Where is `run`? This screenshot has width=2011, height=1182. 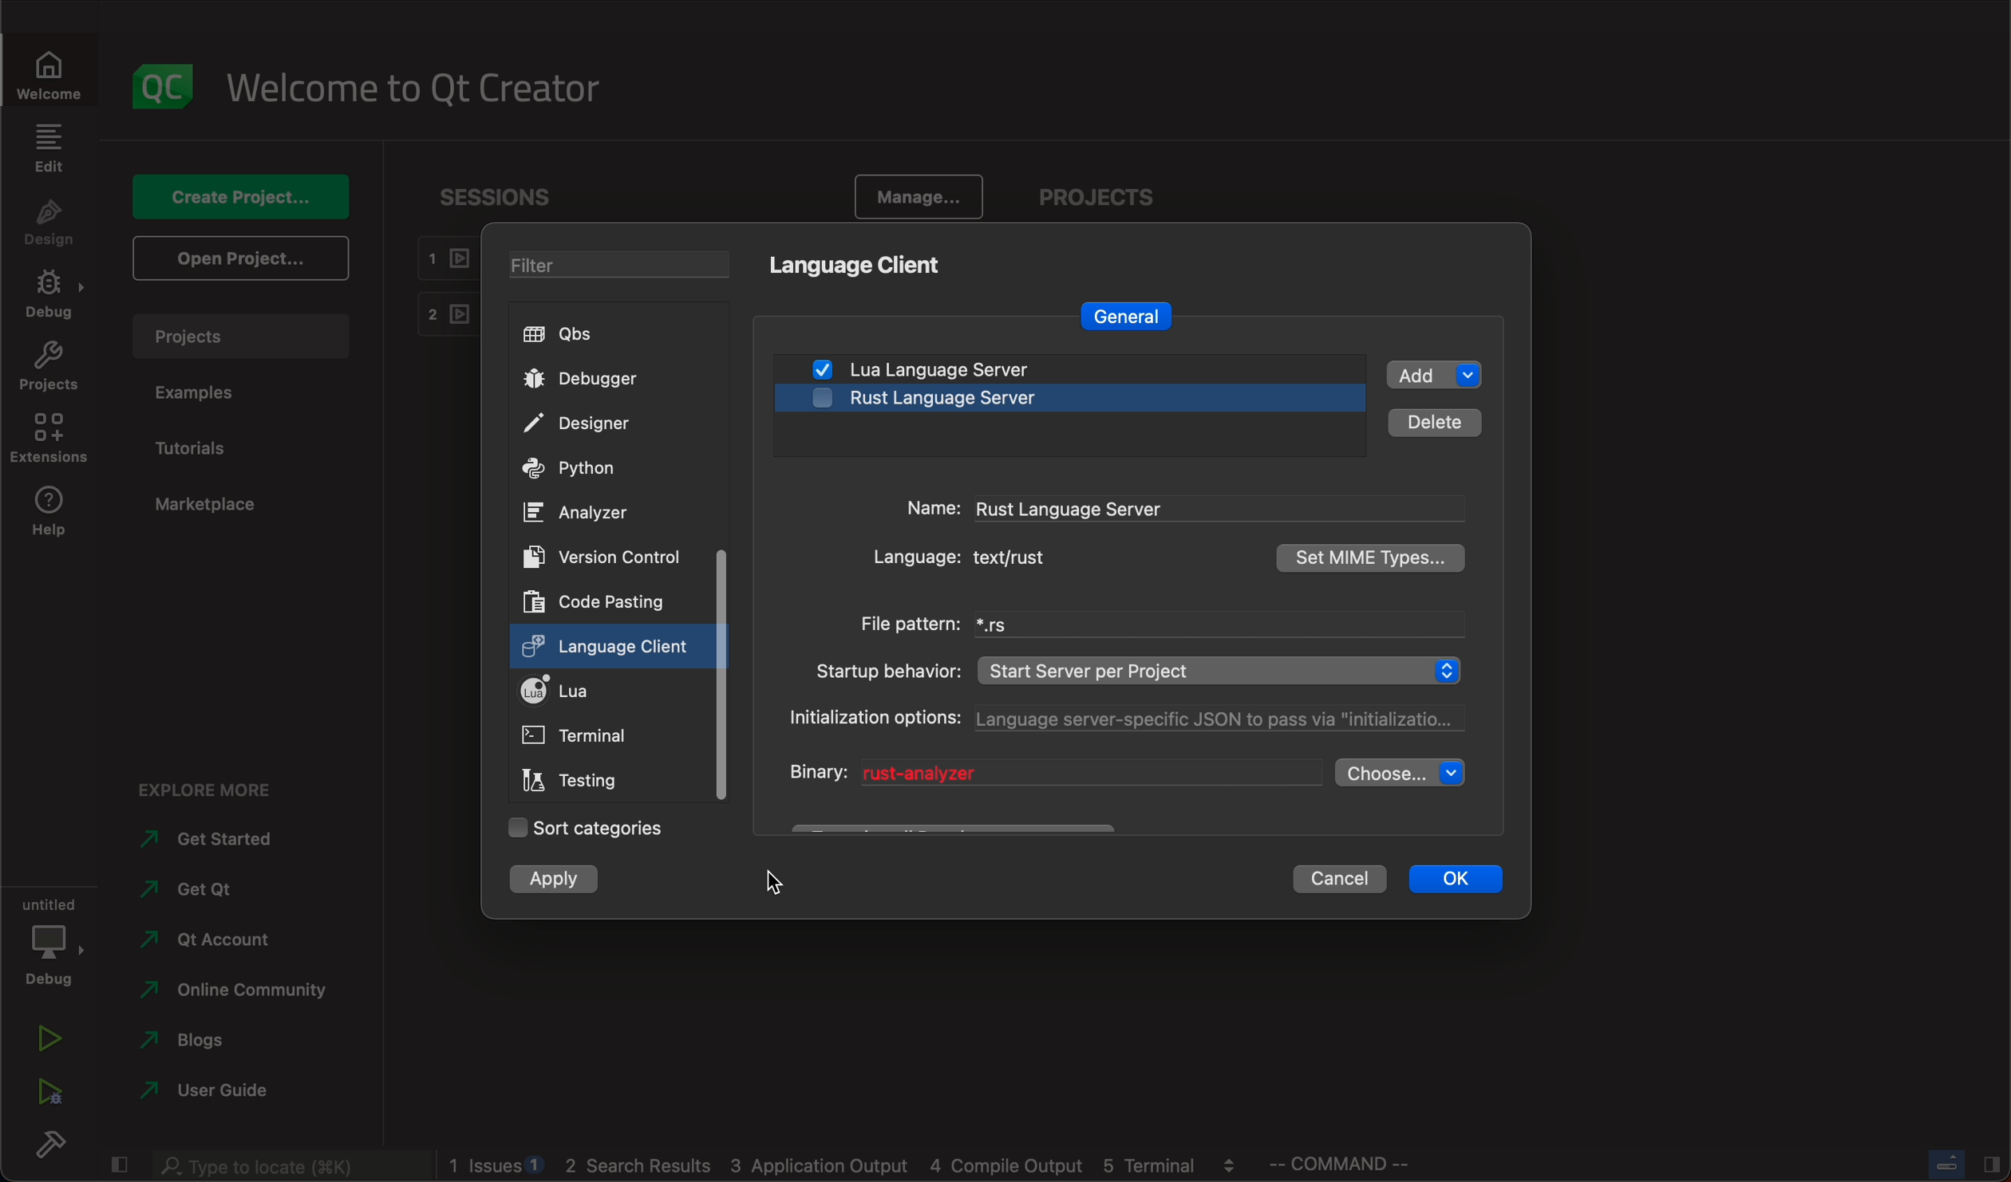
run is located at coordinates (51, 1037).